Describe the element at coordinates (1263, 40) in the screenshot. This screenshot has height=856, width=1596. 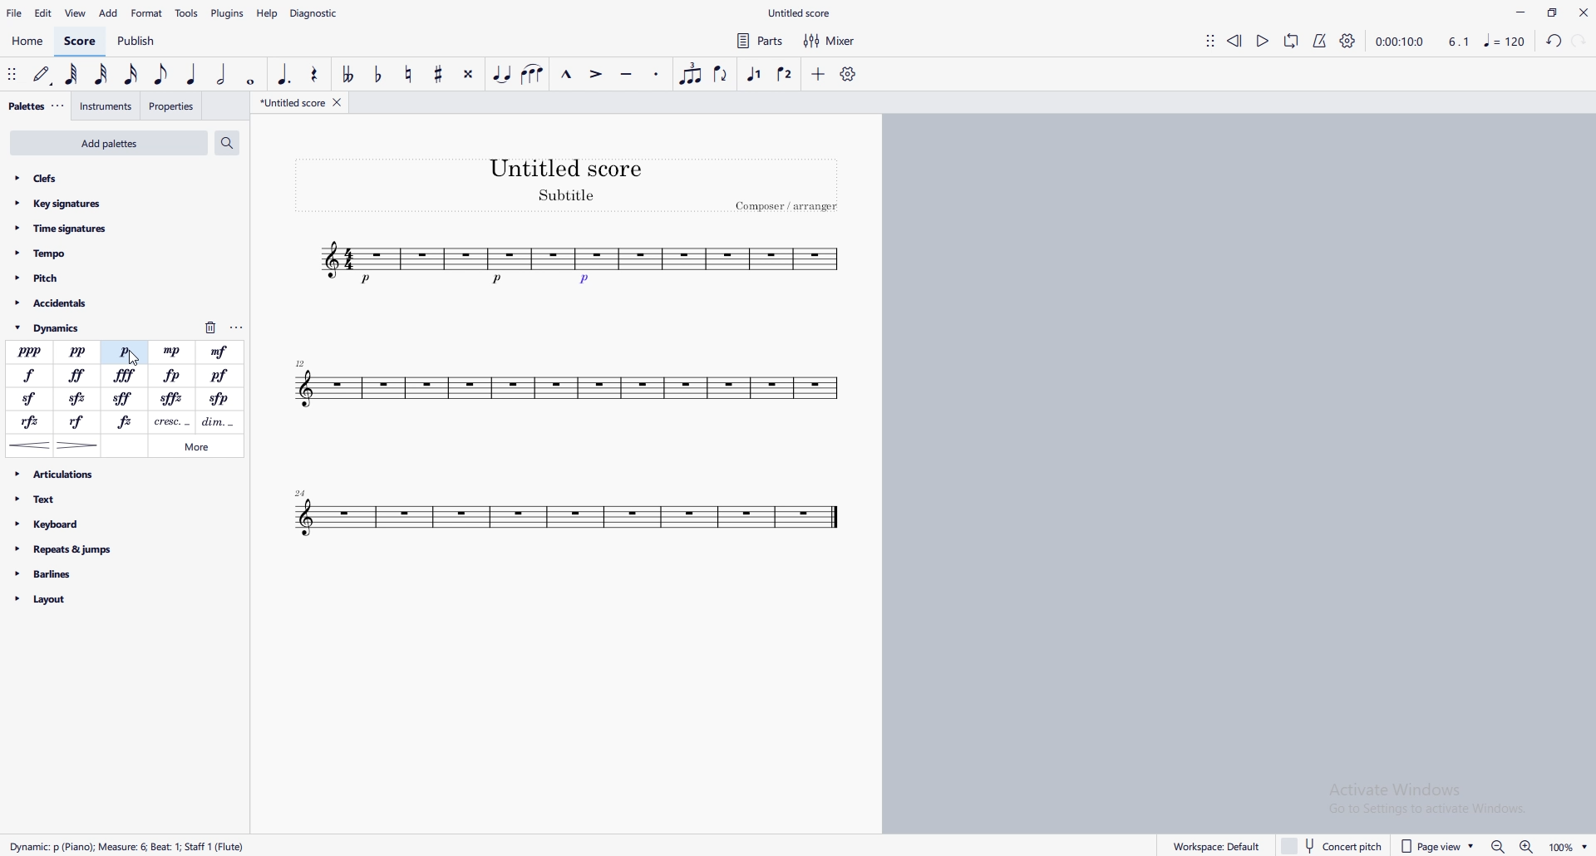
I see `play` at that location.